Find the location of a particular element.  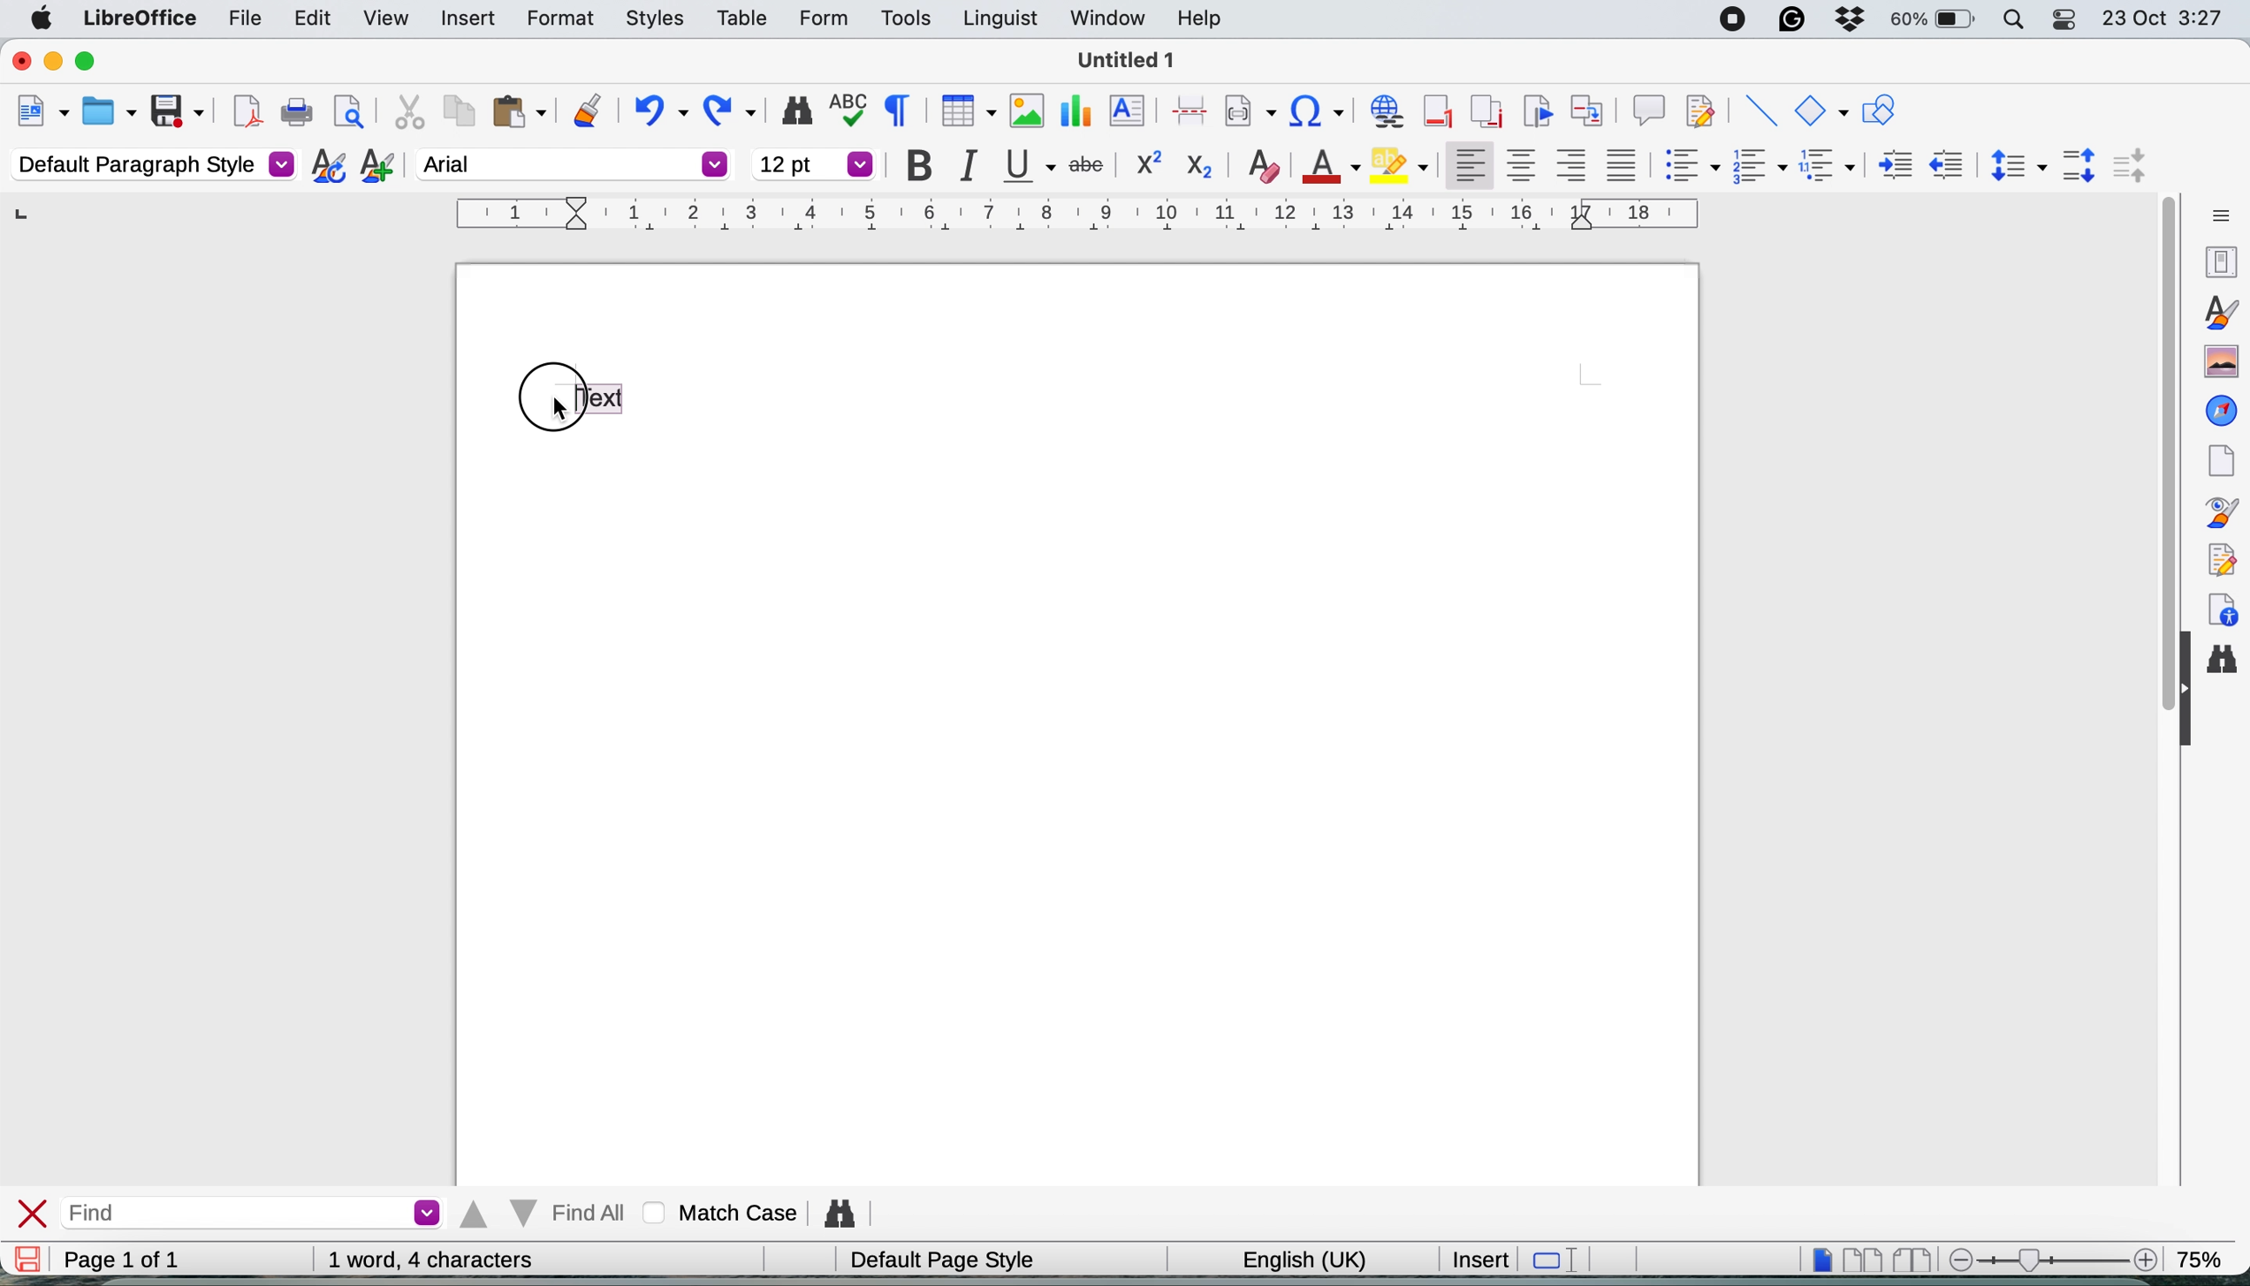

file name is located at coordinates (1129, 60).